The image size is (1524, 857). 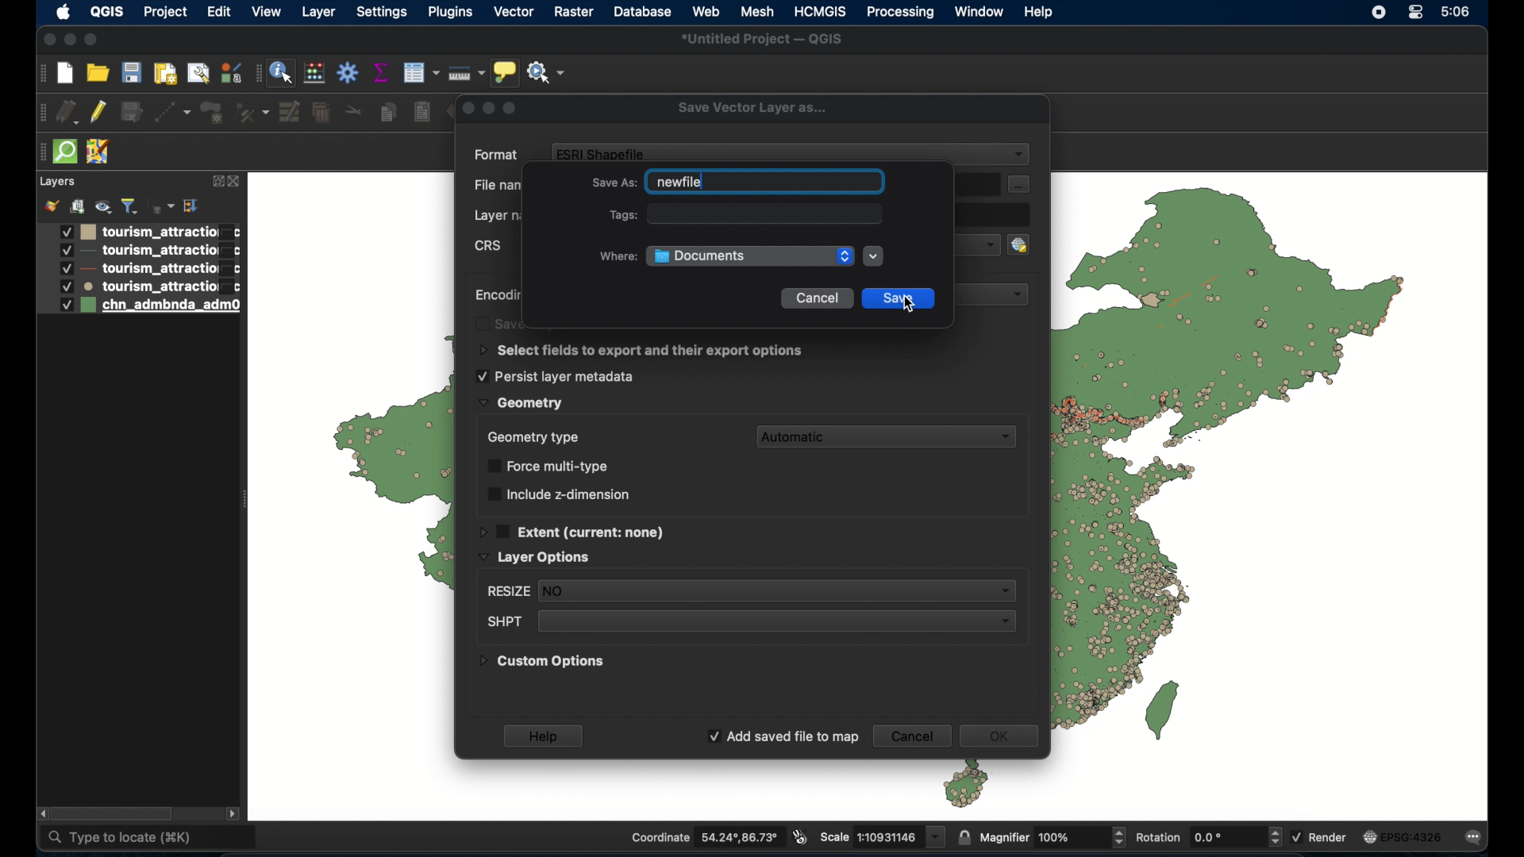 I want to click on shot dropdown , so click(x=749, y=622).